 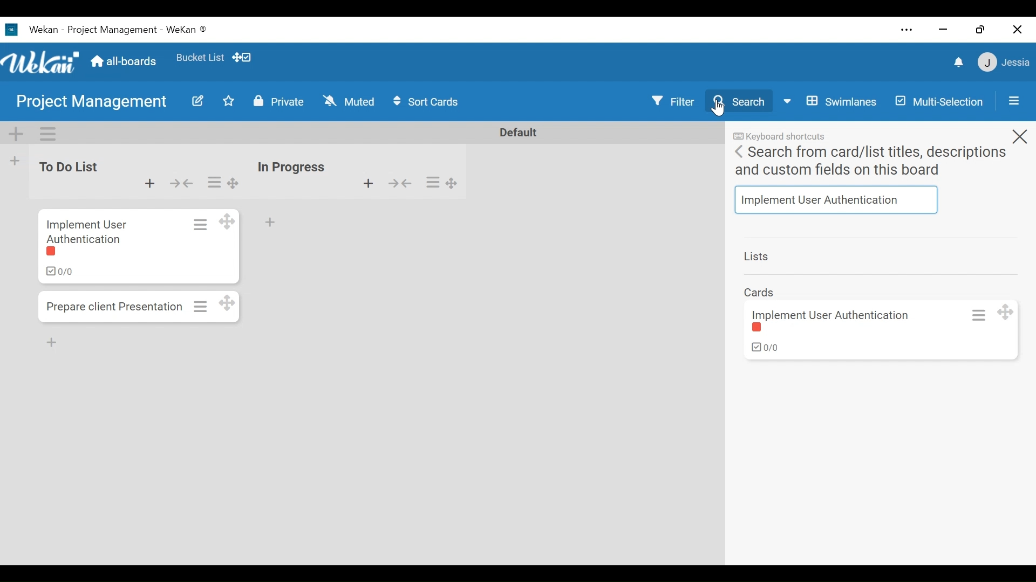 What do you see at coordinates (278, 102) in the screenshot?
I see `Private` at bounding box center [278, 102].